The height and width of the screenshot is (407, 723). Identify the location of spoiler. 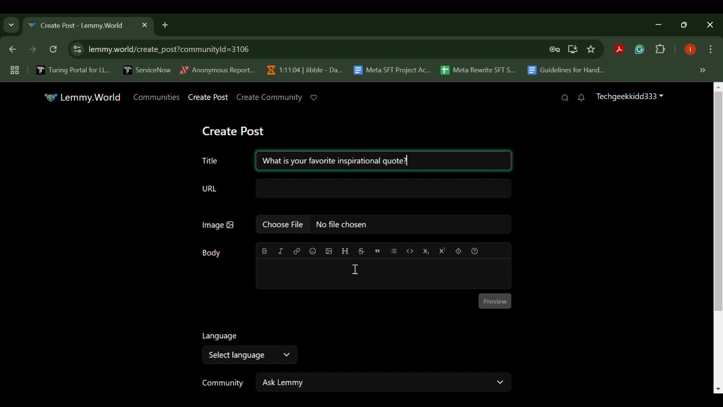
(458, 250).